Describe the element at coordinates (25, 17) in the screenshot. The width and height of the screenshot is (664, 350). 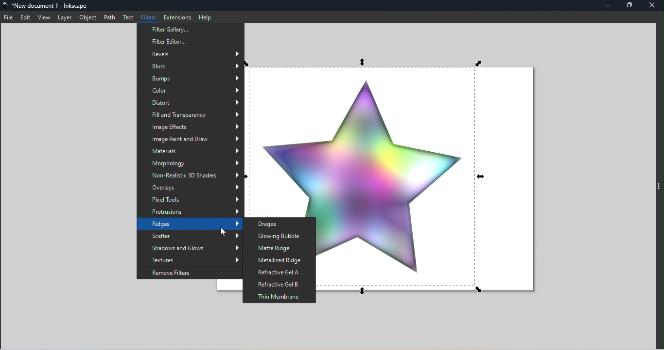
I see `Edit` at that location.